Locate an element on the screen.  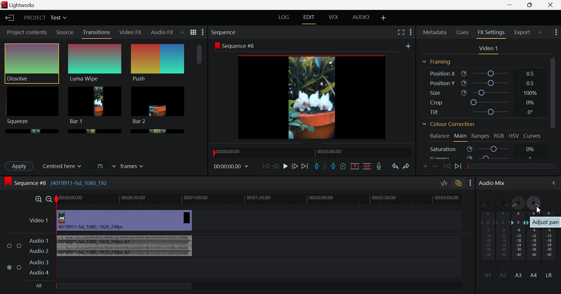
Show Settings is located at coordinates (203, 32).